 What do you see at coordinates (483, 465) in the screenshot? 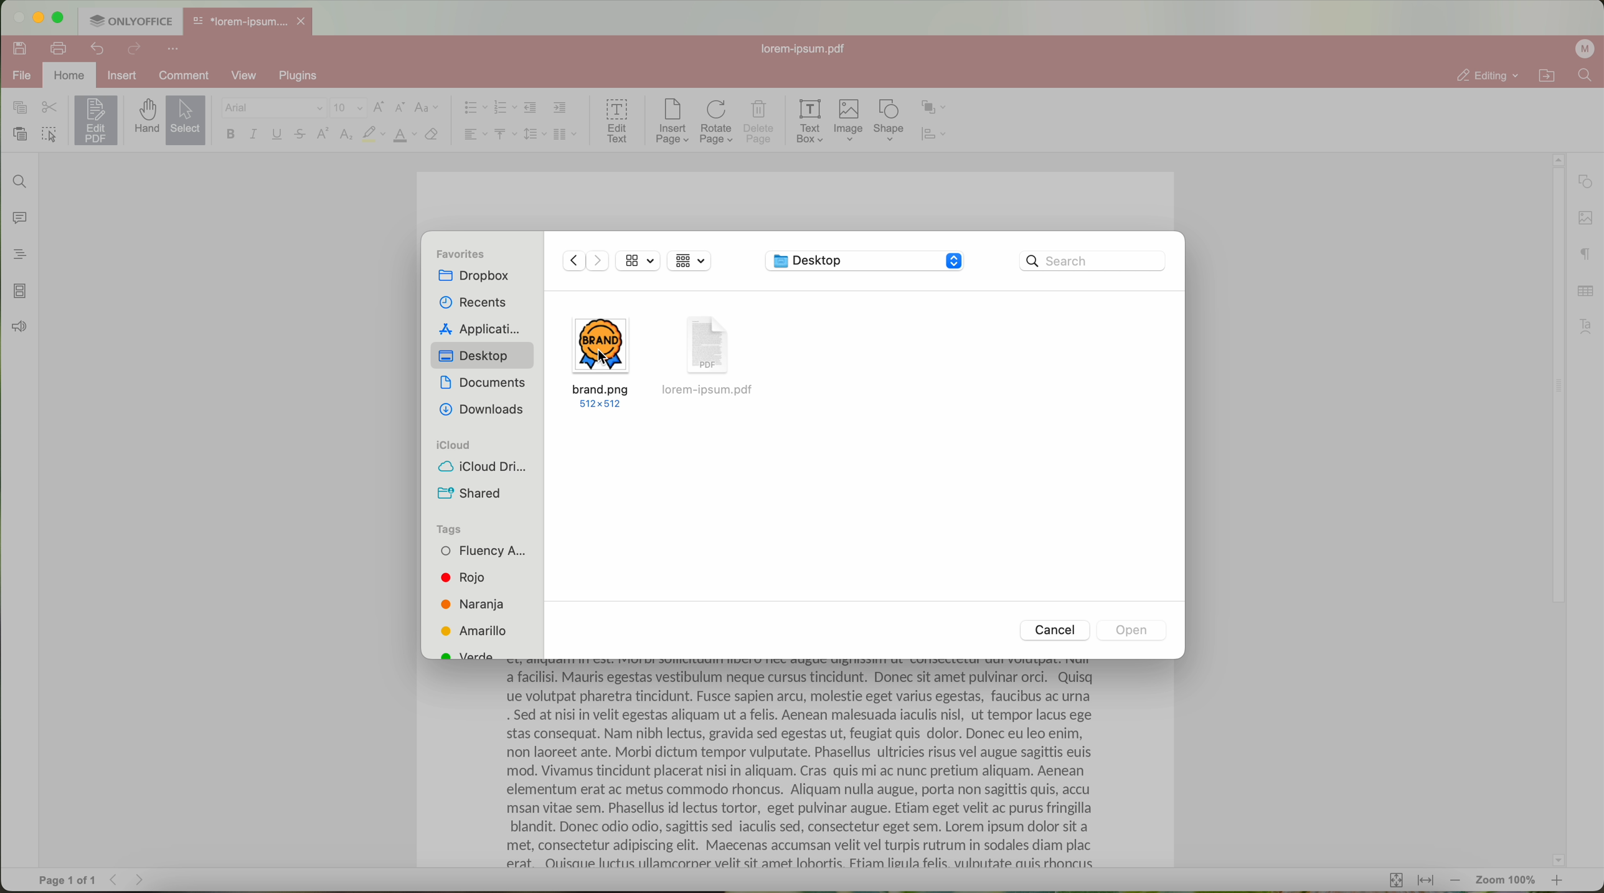
I see `icloud drive` at bounding box center [483, 465].